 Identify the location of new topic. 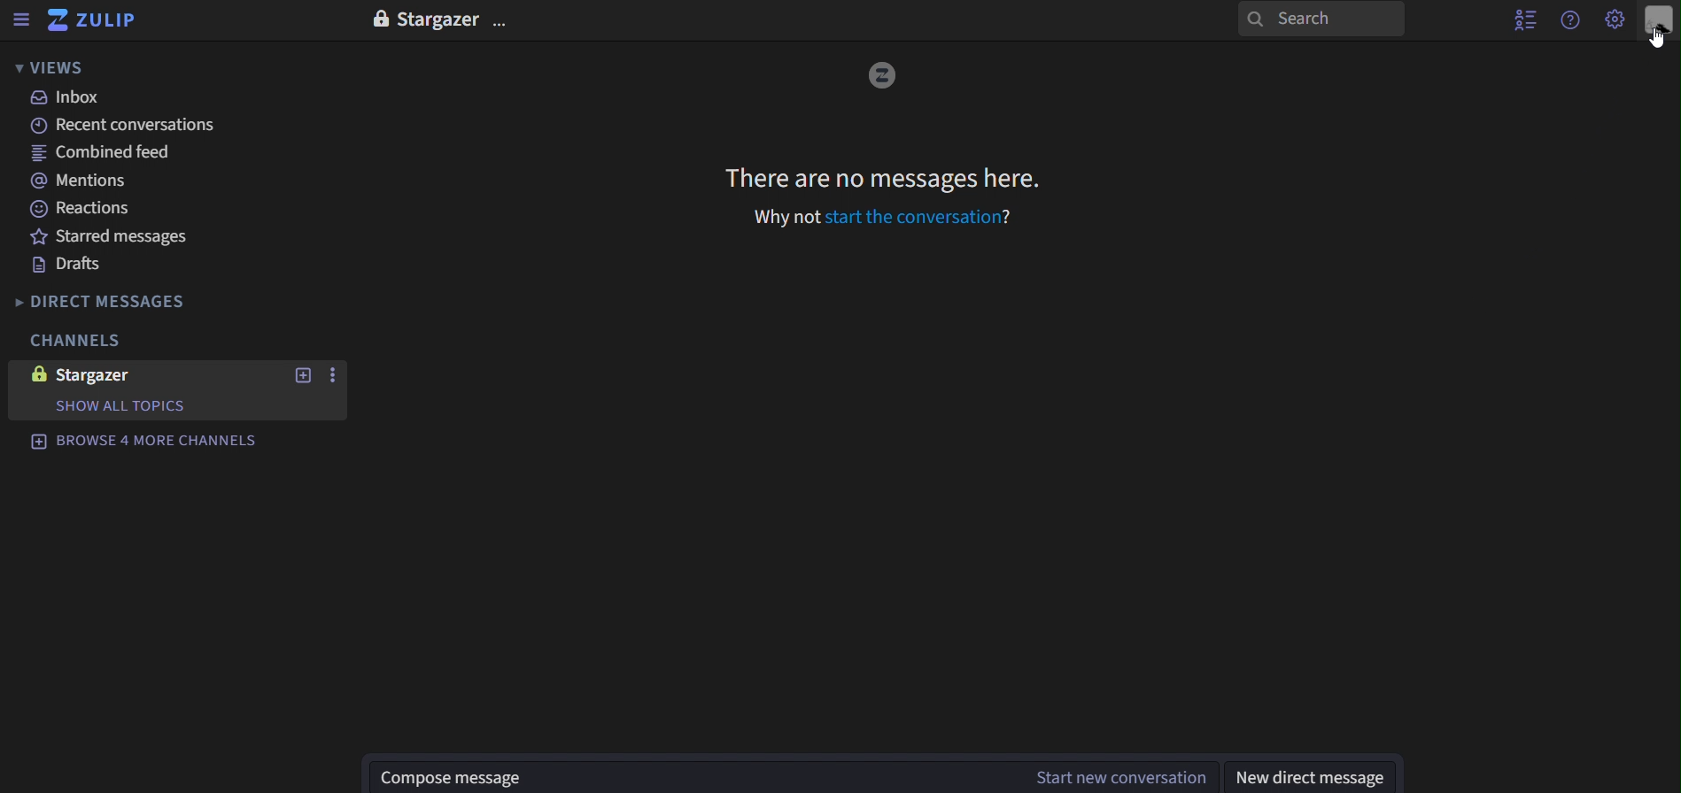
(300, 373).